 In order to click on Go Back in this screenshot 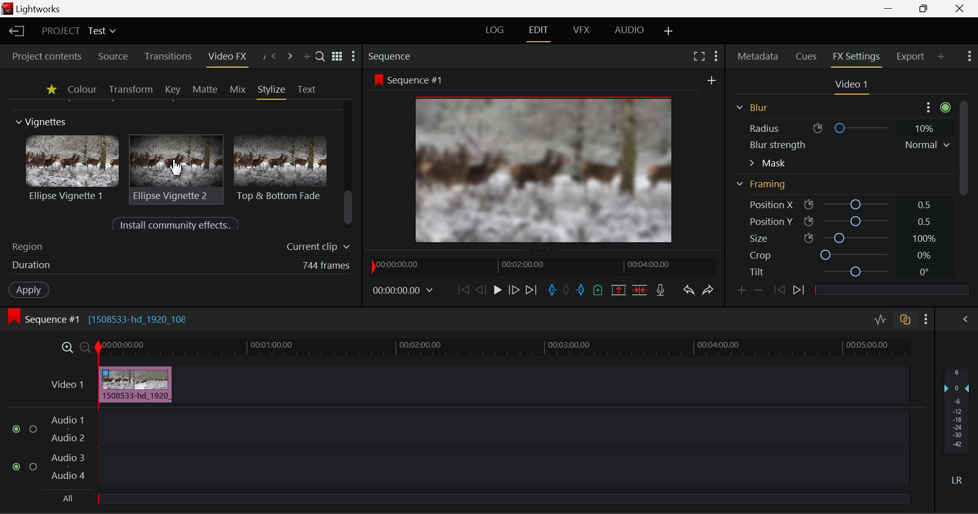, I will do `click(480, 290)`.